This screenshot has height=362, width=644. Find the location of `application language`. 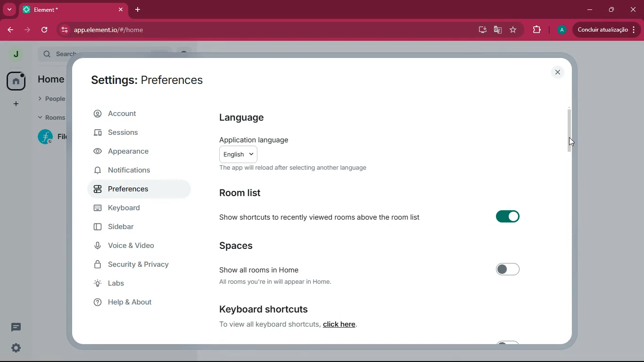

application language is located at coordinates (260, 139).